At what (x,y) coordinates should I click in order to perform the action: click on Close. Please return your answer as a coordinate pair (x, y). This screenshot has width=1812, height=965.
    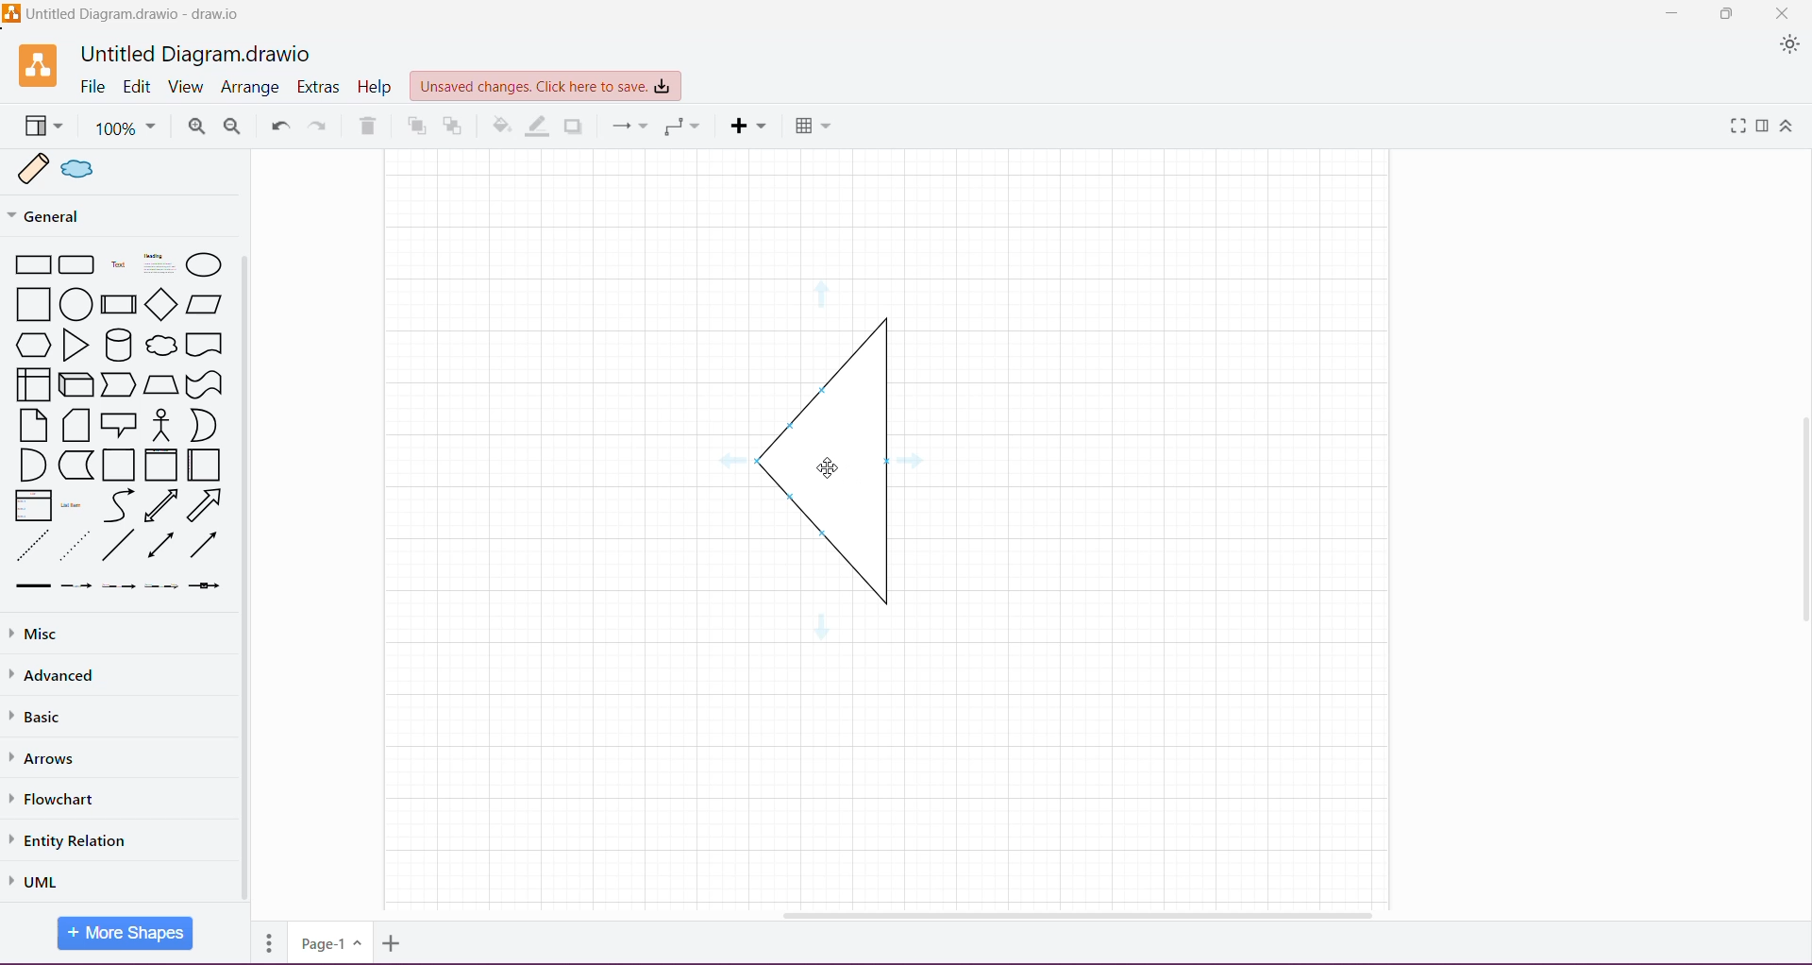
    Looking at the image, I should click on (1788, 12).